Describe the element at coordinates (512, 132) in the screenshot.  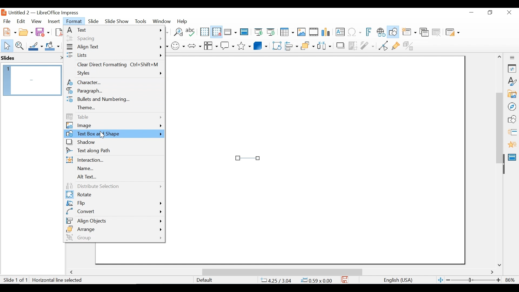
I see `Slide Transition` at that location.